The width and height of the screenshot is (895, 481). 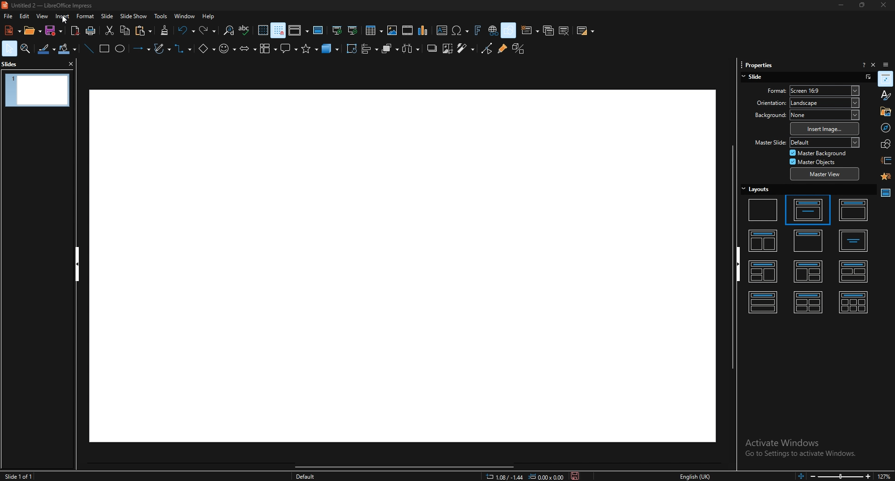 What do you see at coordinates (68, 49) in the screenshot?
I see `fill color` at bounding box center [68, 49].